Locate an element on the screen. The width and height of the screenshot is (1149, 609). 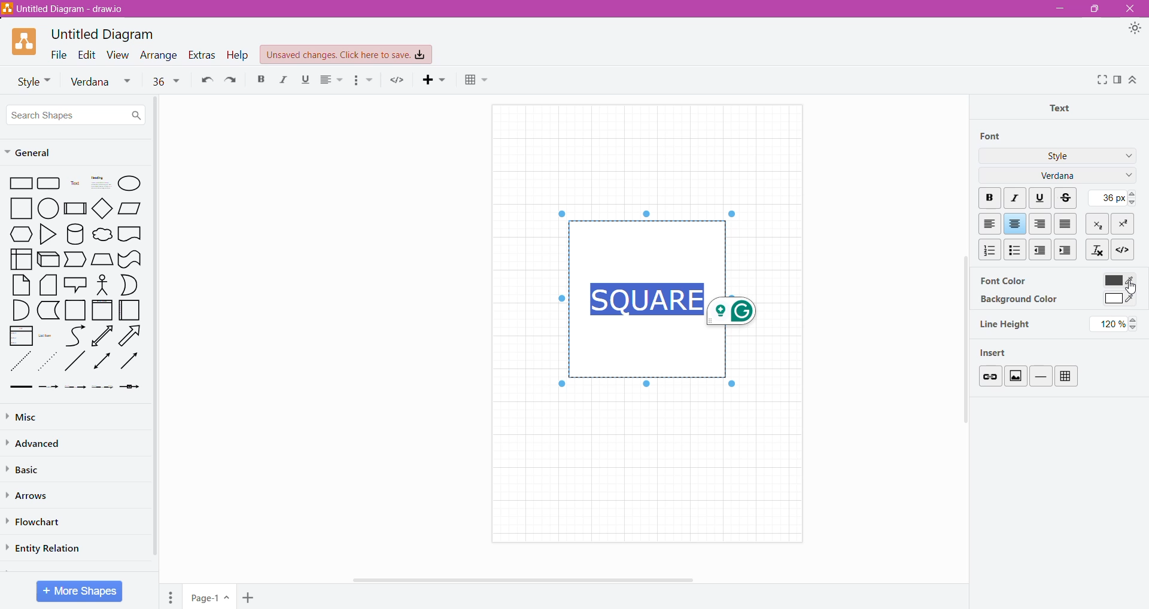
Ellipse is located at coordinates (129, 184).